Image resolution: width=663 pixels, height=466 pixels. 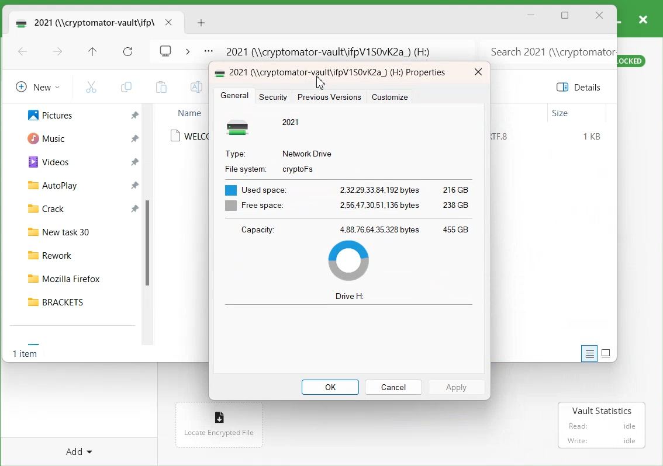 I want to click on cursor, so click(x=322, y=81).